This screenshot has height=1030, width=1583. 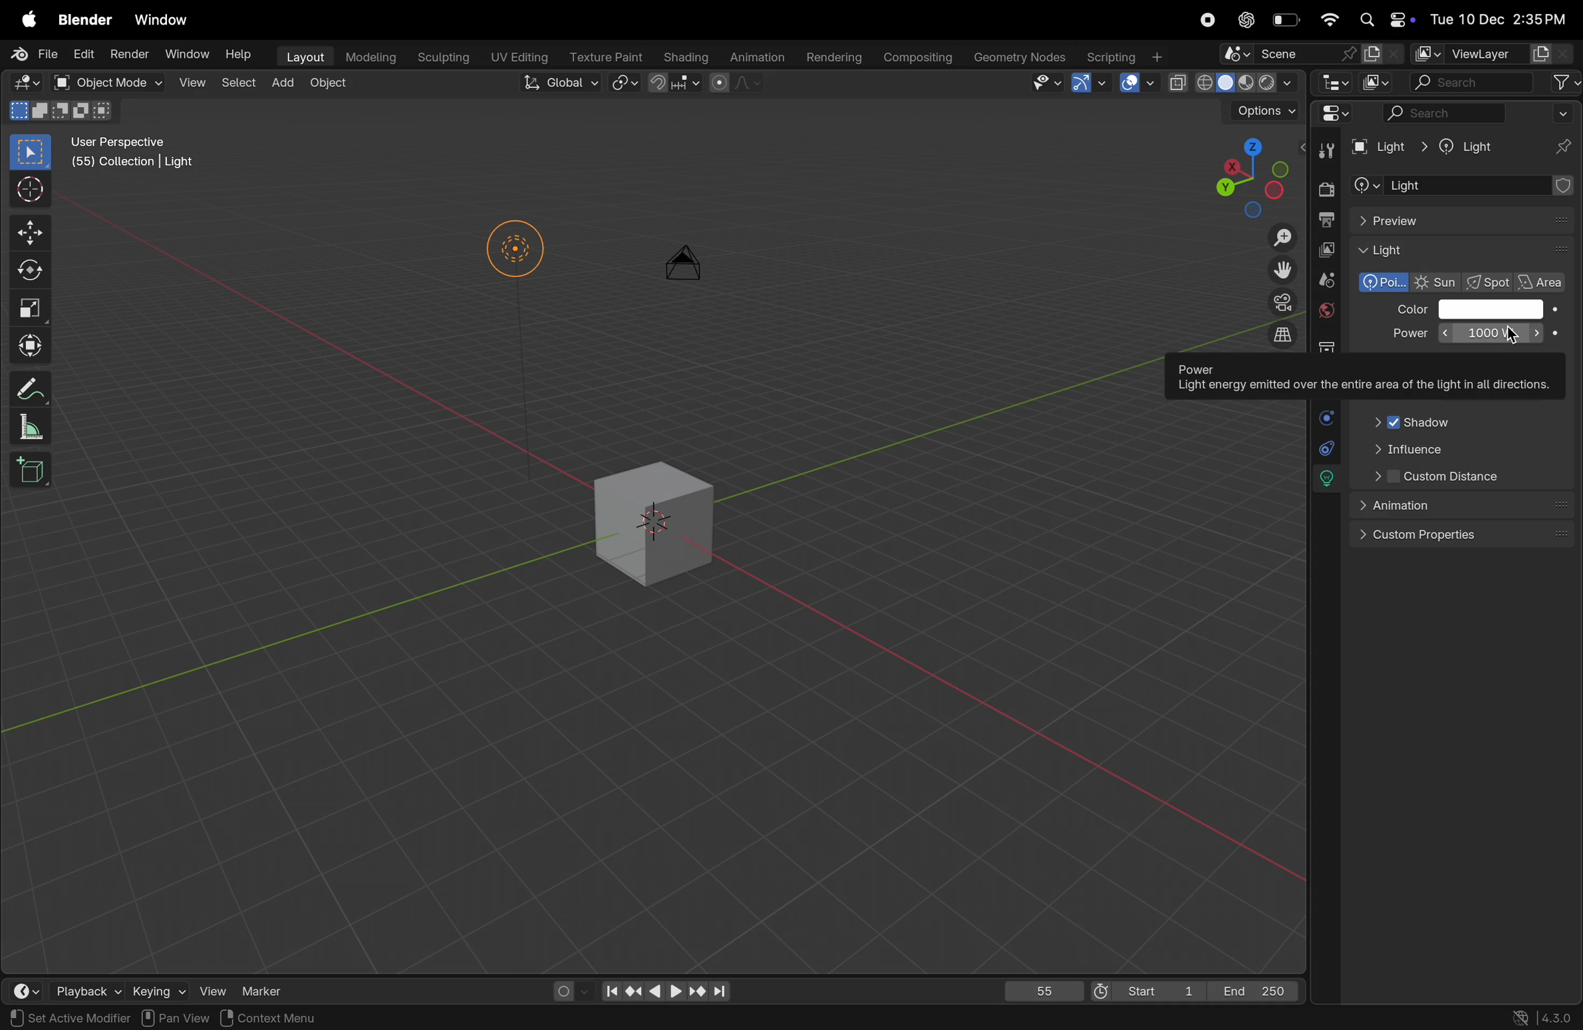 I want to click on physics, so click(x=1322, y=418).